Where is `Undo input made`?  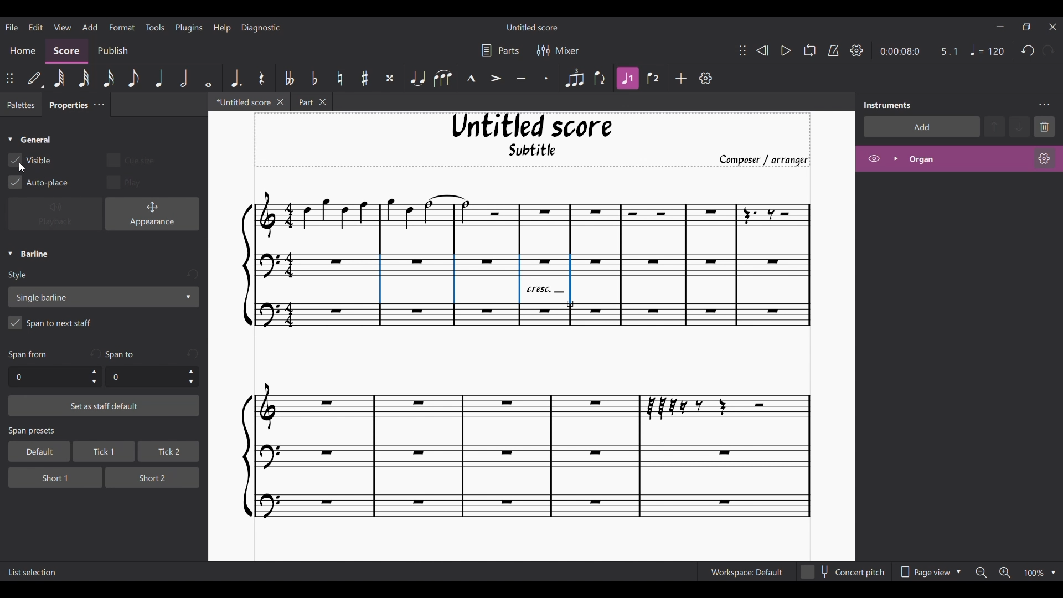
Undo input made is located at coordinates (193, 353).